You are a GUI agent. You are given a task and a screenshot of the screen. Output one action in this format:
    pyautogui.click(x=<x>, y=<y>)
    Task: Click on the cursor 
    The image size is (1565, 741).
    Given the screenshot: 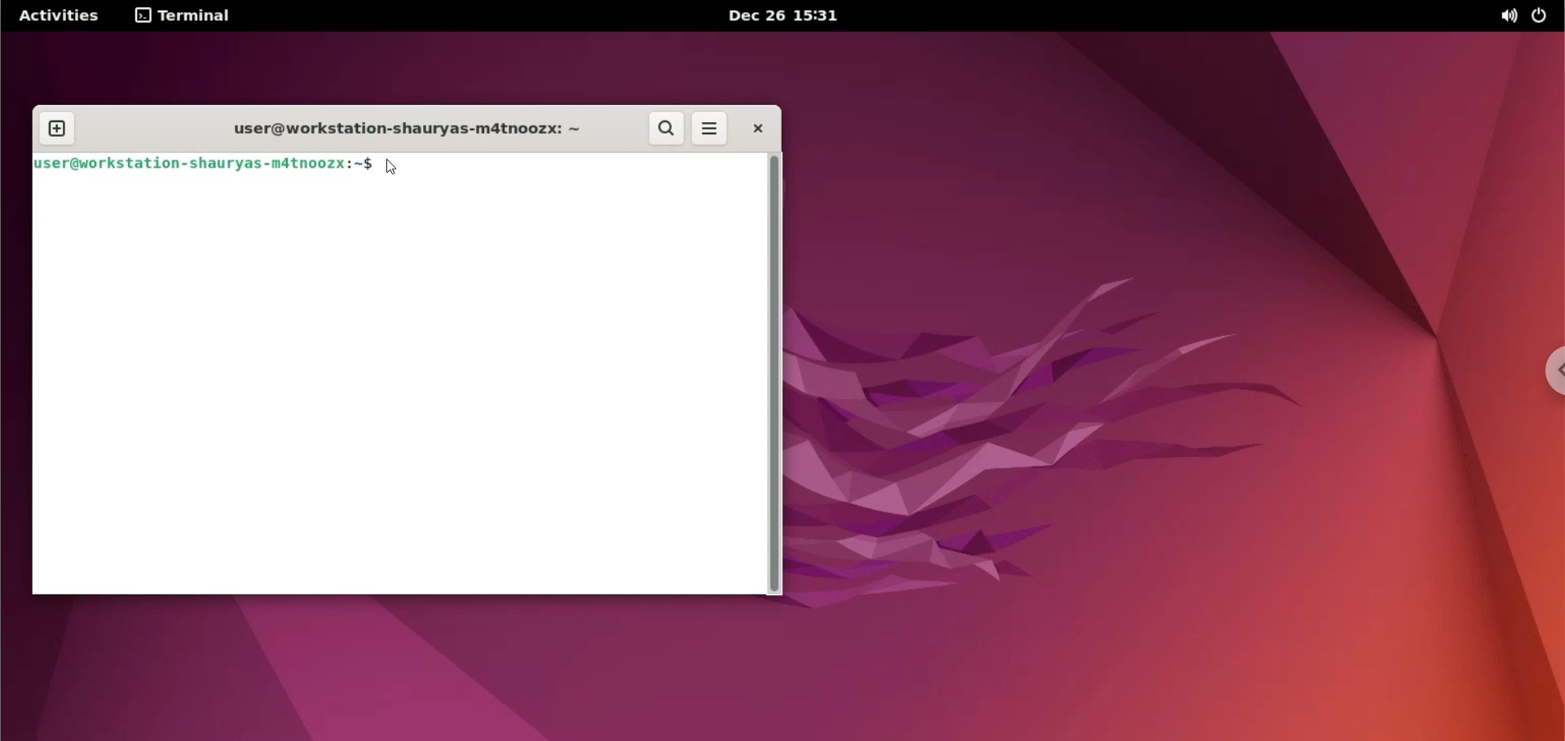 What is the action you would take?
    pyautogui.click(x=393, y=164)
    